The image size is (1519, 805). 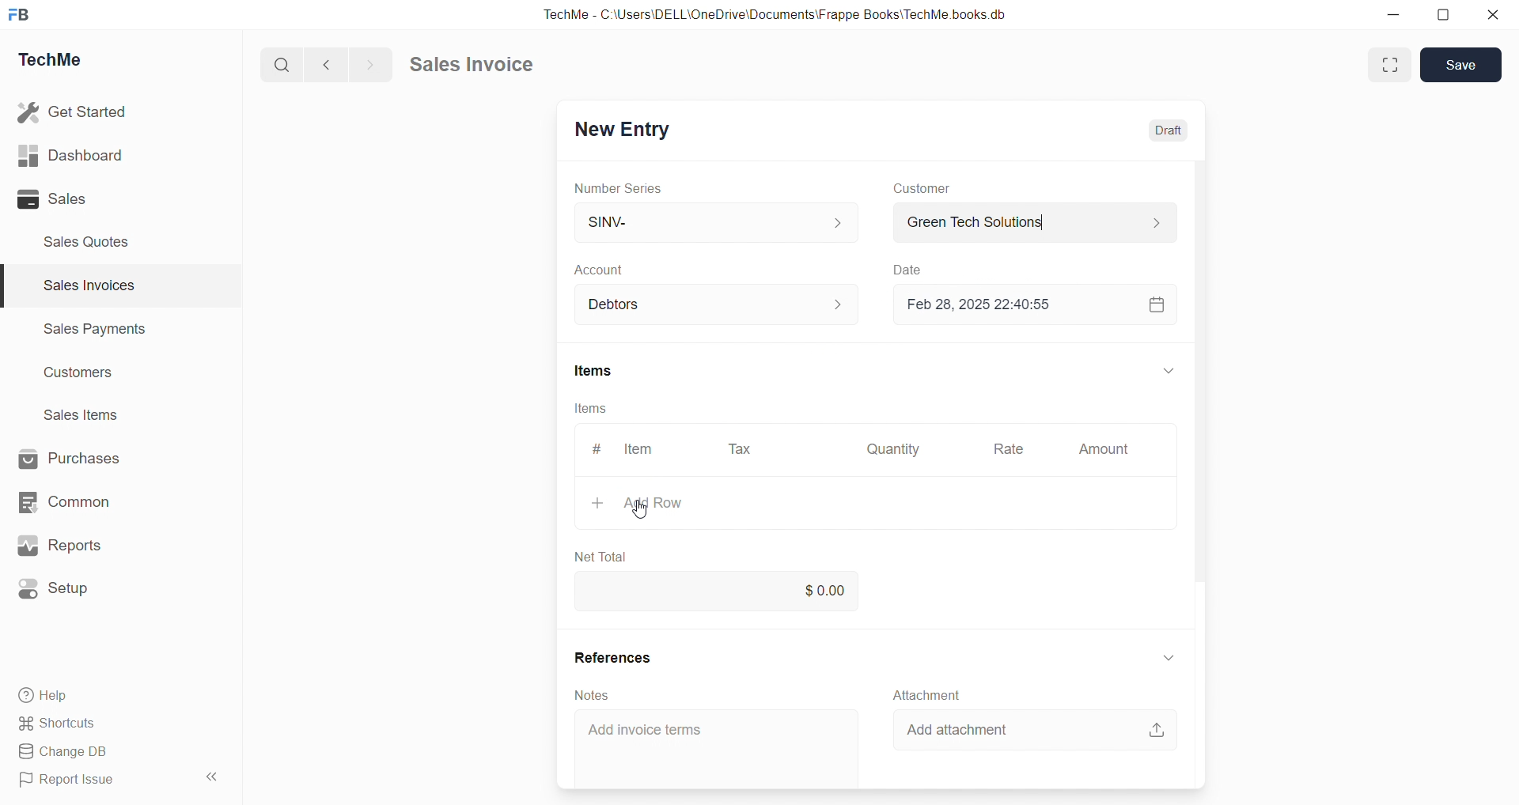 I want to click on Items, so click(x=590, y=408).